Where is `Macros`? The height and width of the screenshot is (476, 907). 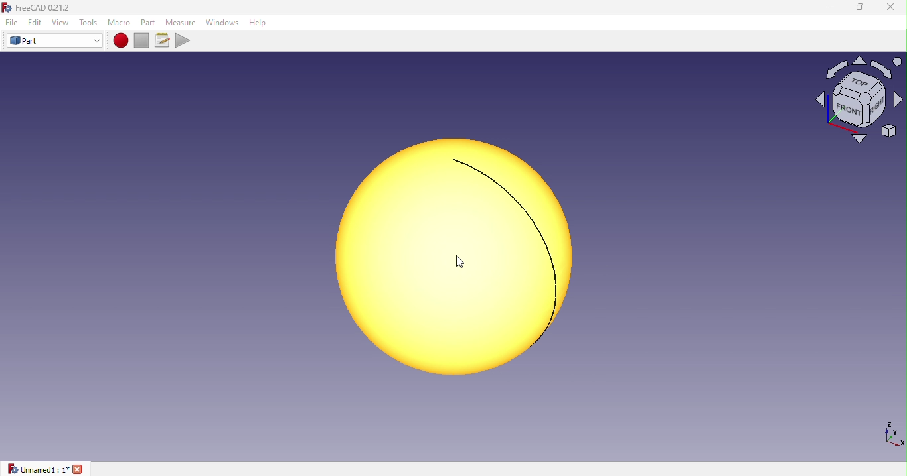
Macros is located at coordinates (164, 40).